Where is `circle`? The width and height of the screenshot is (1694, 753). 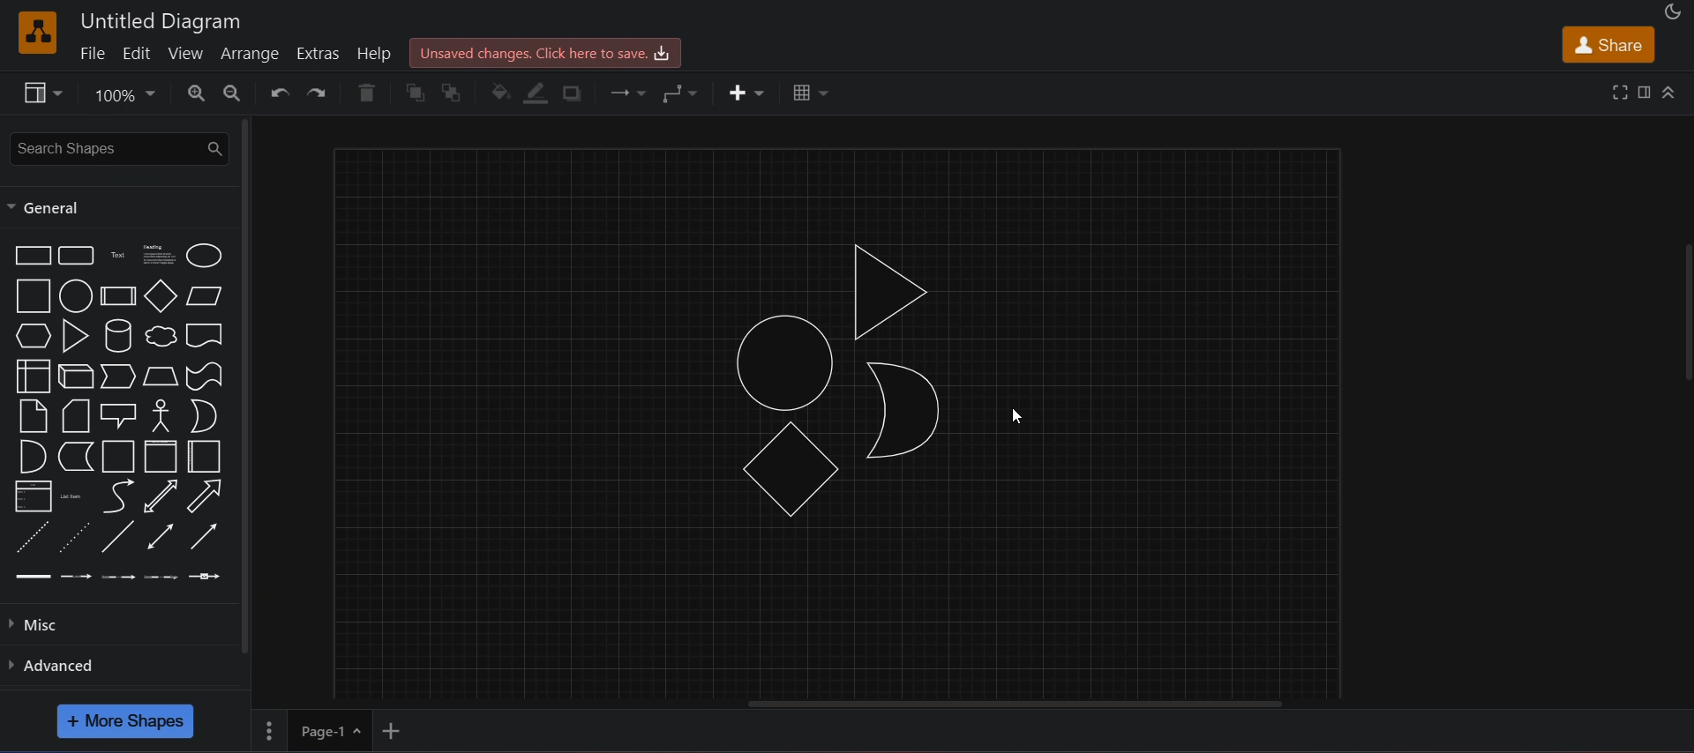 circle is located at coordinates (75, 296).